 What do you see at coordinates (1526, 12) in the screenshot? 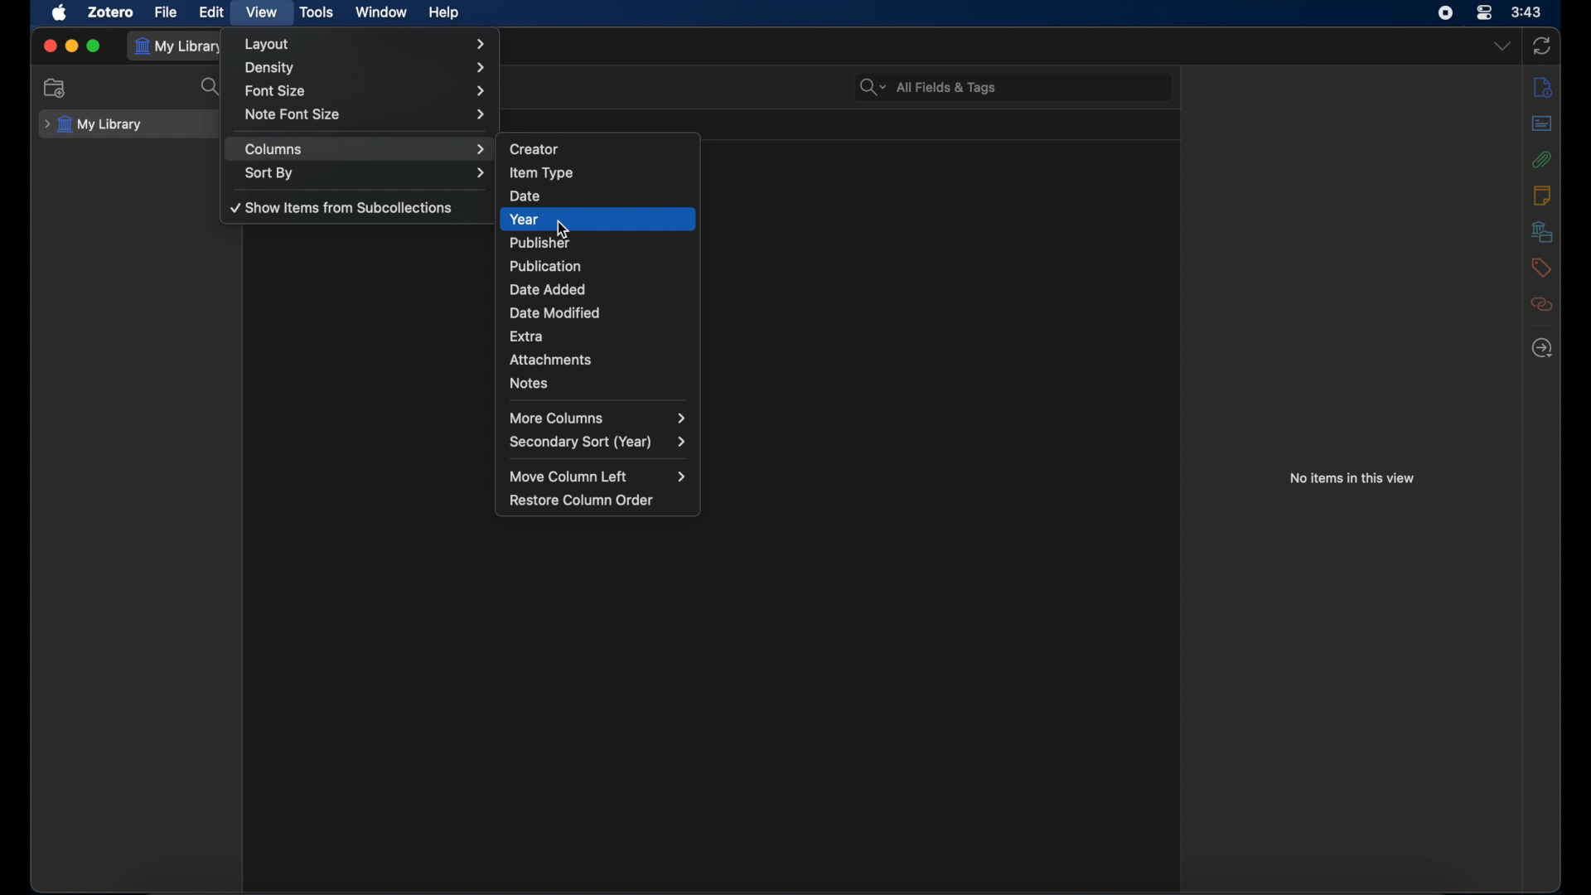
I see `time` at bounding box center [1526, 12].